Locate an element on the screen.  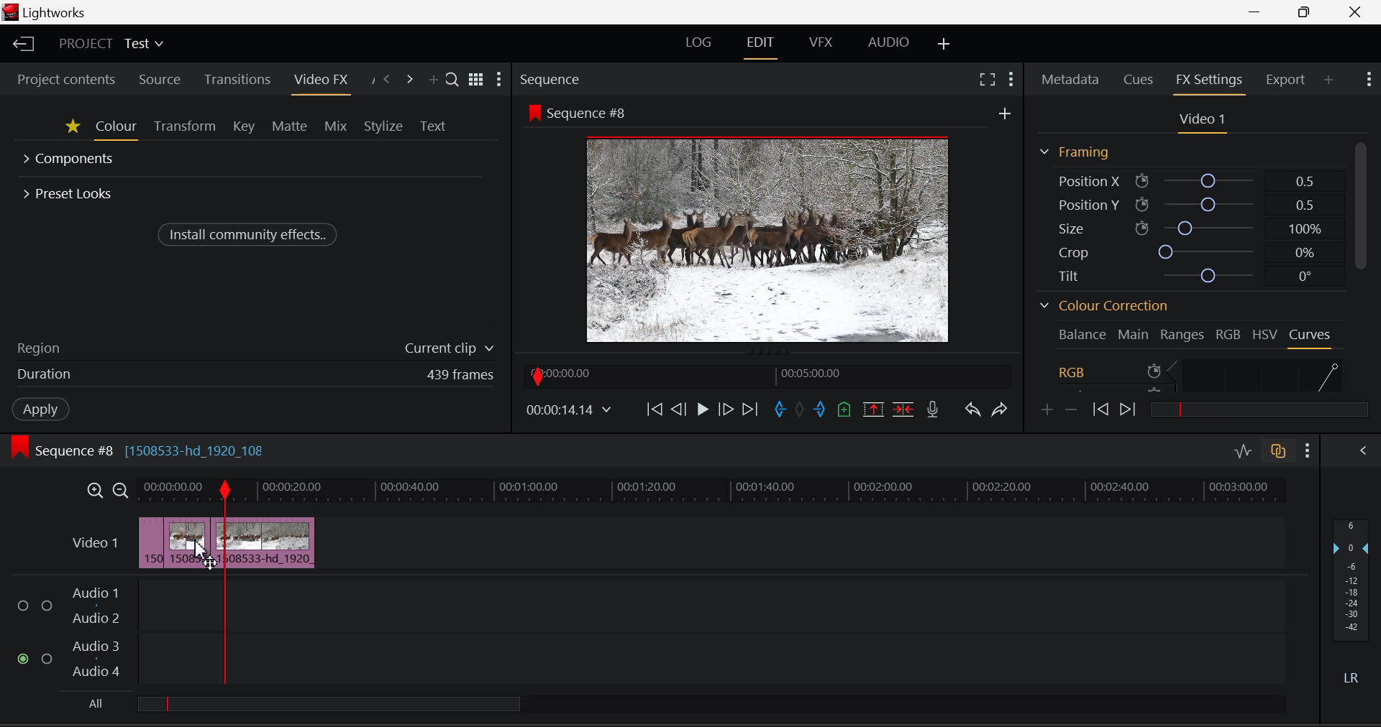
Previous keyframe is located at coordinates (1100, 409).